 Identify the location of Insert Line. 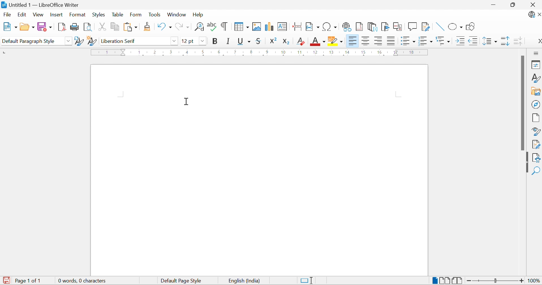
(439, 27).